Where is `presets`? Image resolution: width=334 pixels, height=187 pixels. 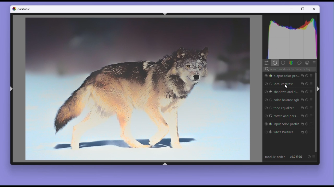
presets is located at coordinates (311, 124).